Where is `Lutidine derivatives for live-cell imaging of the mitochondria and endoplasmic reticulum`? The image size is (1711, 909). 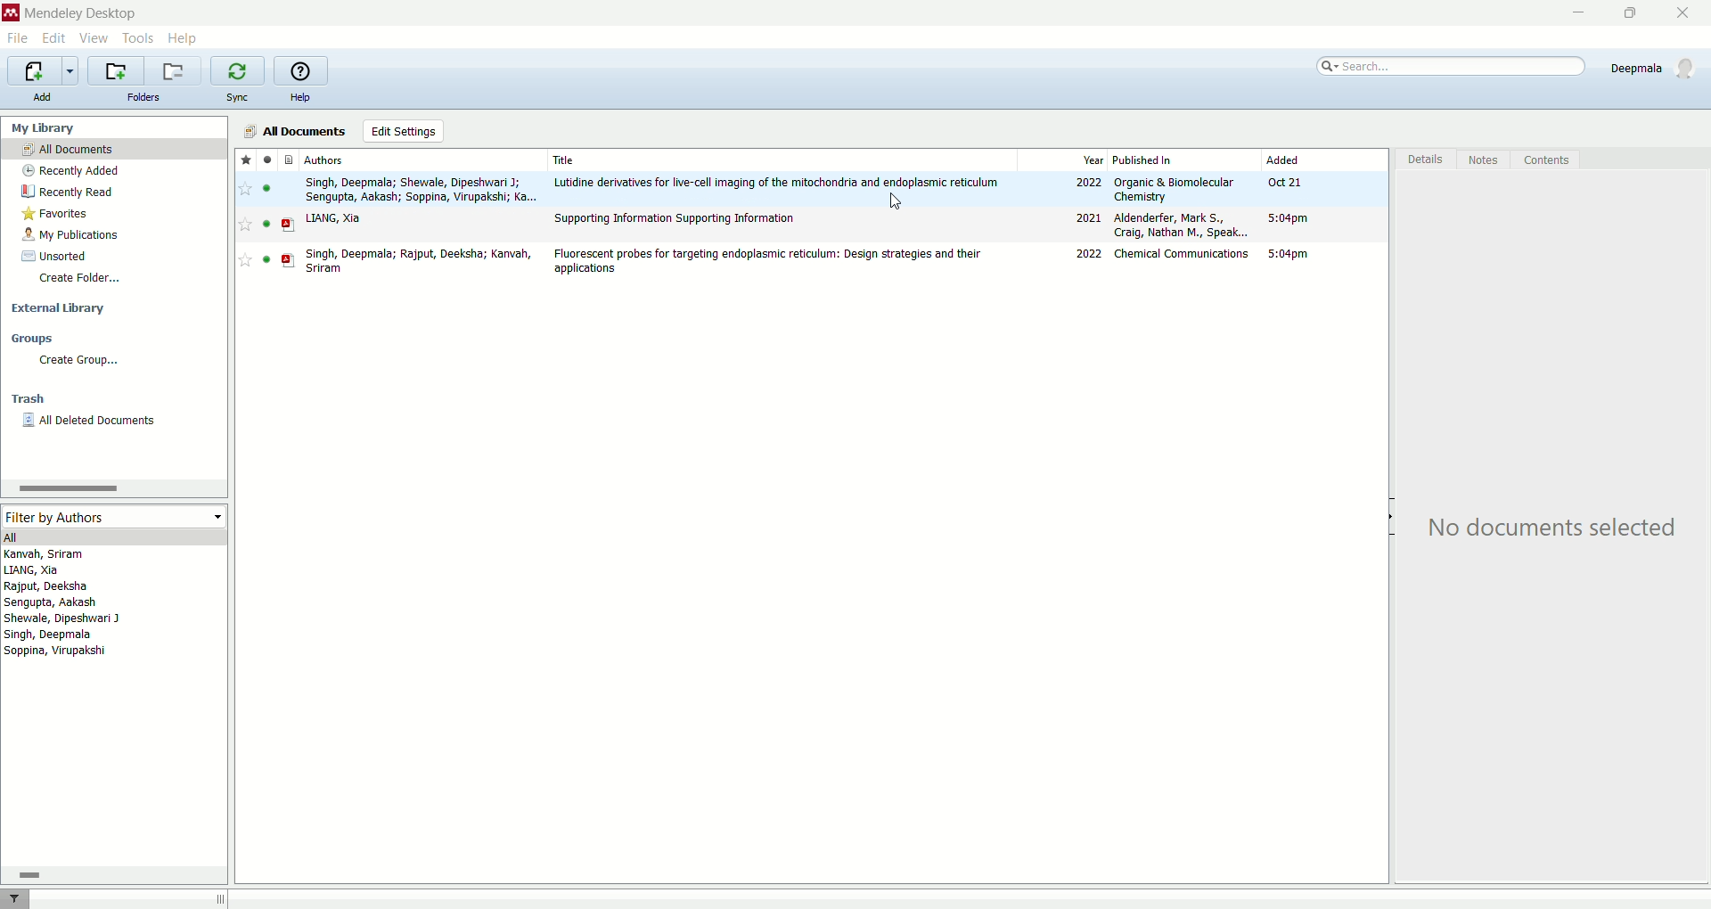 Lutidine derivatives for live-cell imaging of the mitochondria and endoplasmic reticulum is located at coordinates (777, 183).